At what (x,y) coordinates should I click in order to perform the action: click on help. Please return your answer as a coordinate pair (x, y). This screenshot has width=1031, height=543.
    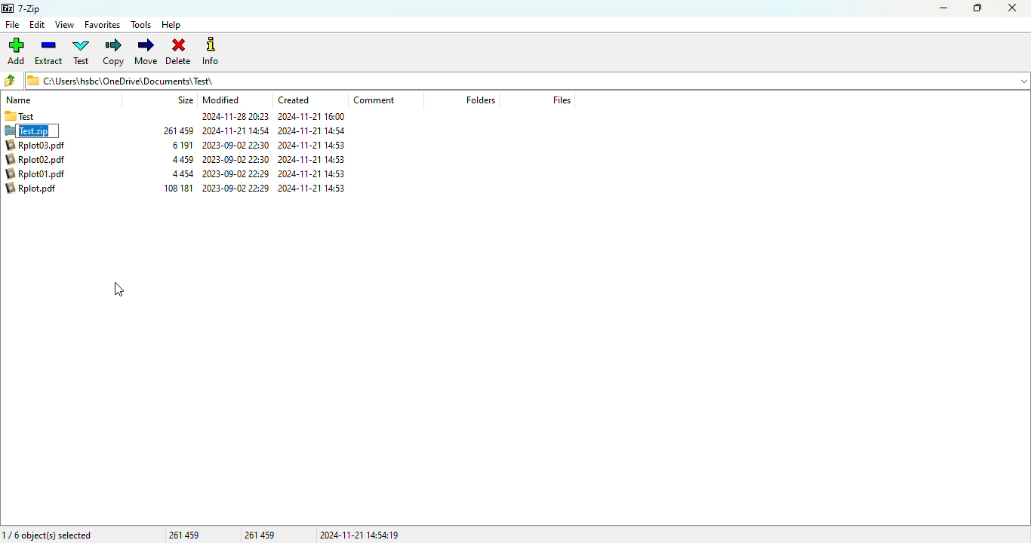
    Looking at the image, I should click on (172, 25).